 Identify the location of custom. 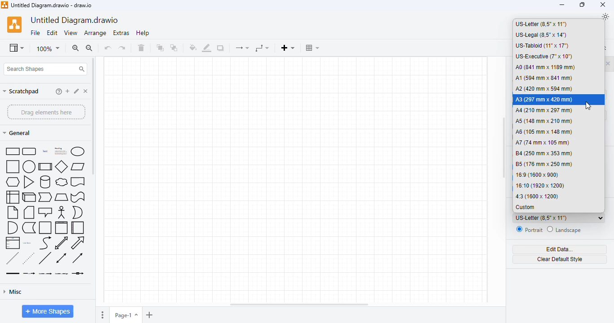
(525, 207).